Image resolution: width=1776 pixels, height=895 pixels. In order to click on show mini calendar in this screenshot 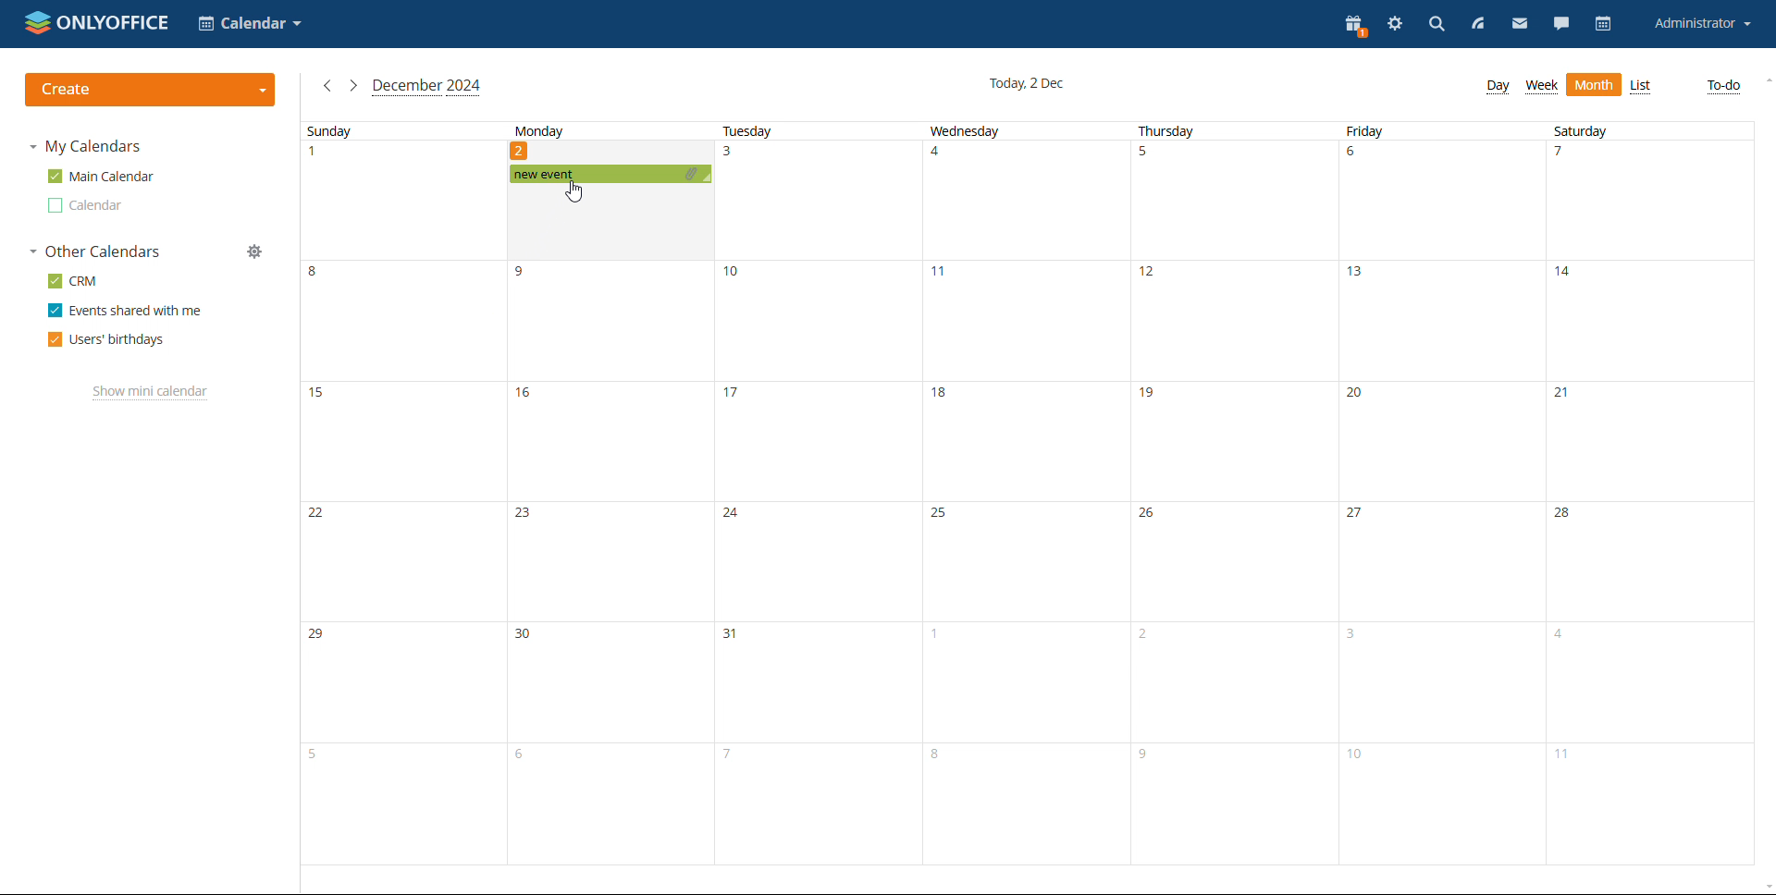, I will do `click(152, 392)`.